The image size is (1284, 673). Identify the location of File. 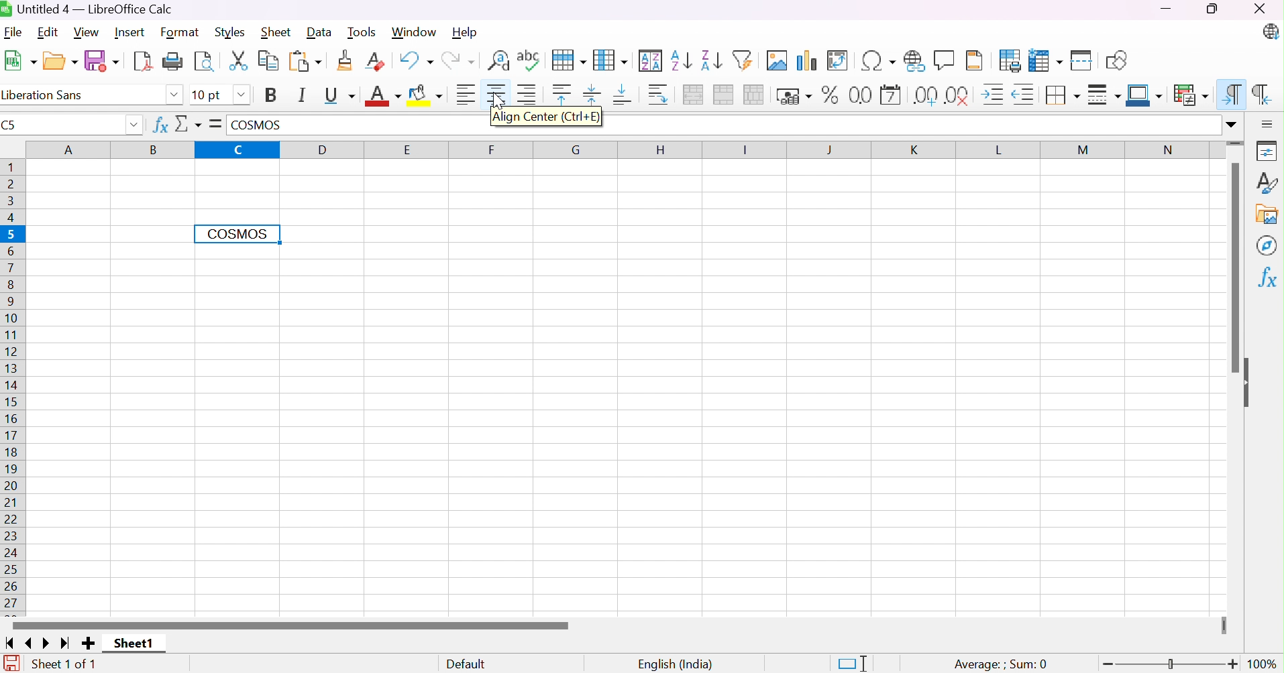
(17, 32).